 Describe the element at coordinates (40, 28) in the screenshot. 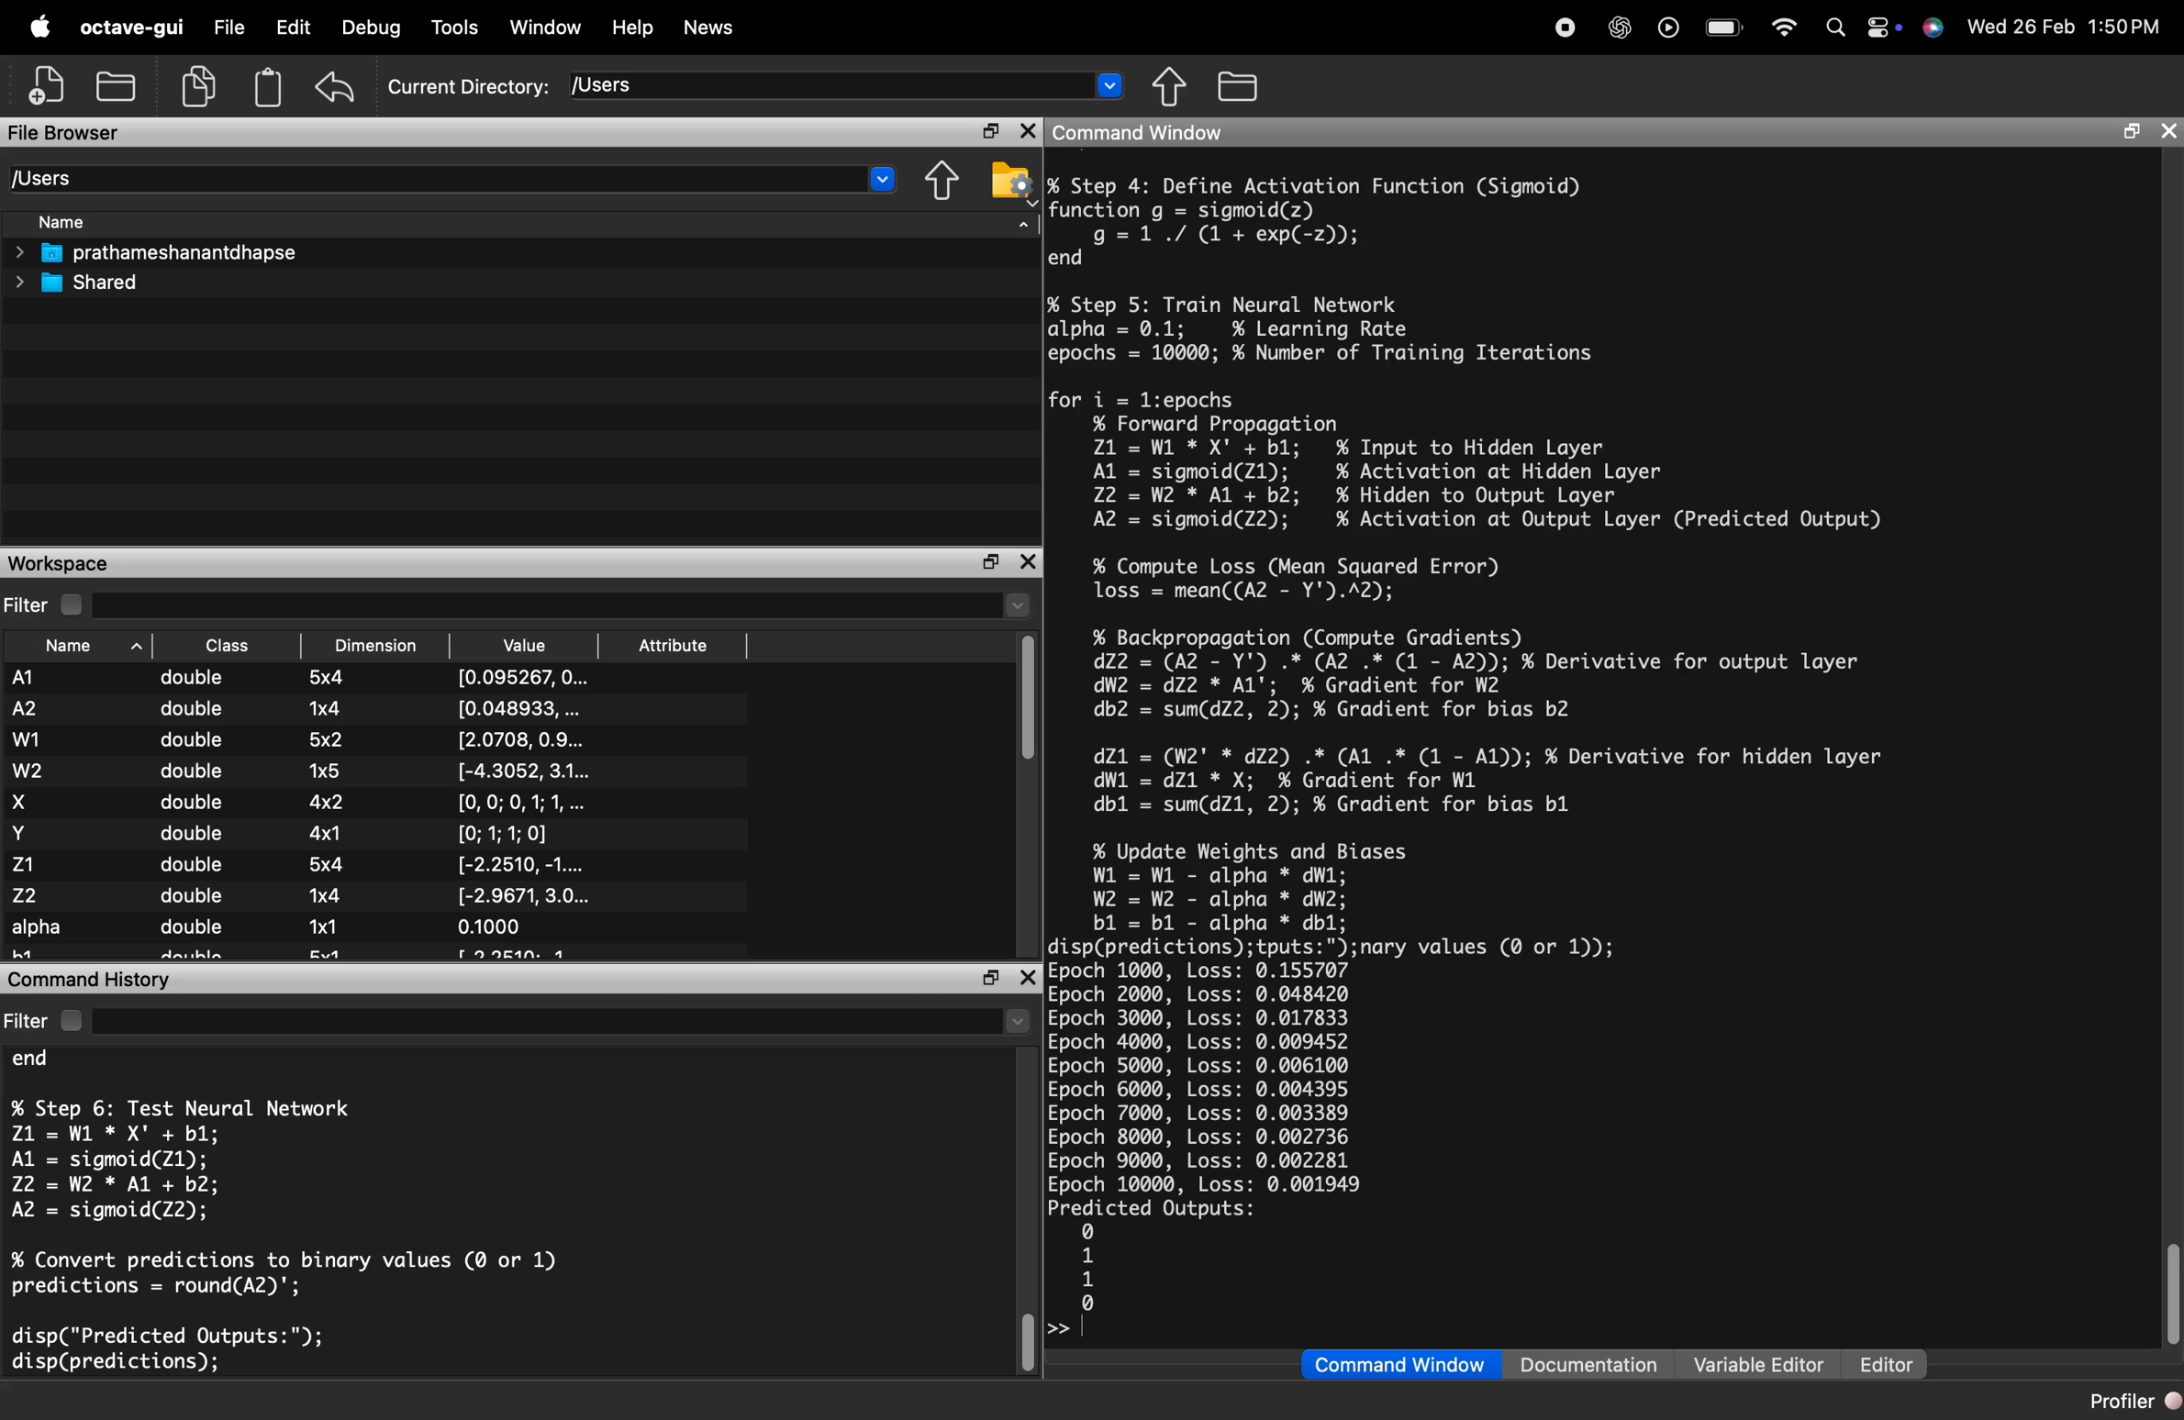

I see `logo` at that location.